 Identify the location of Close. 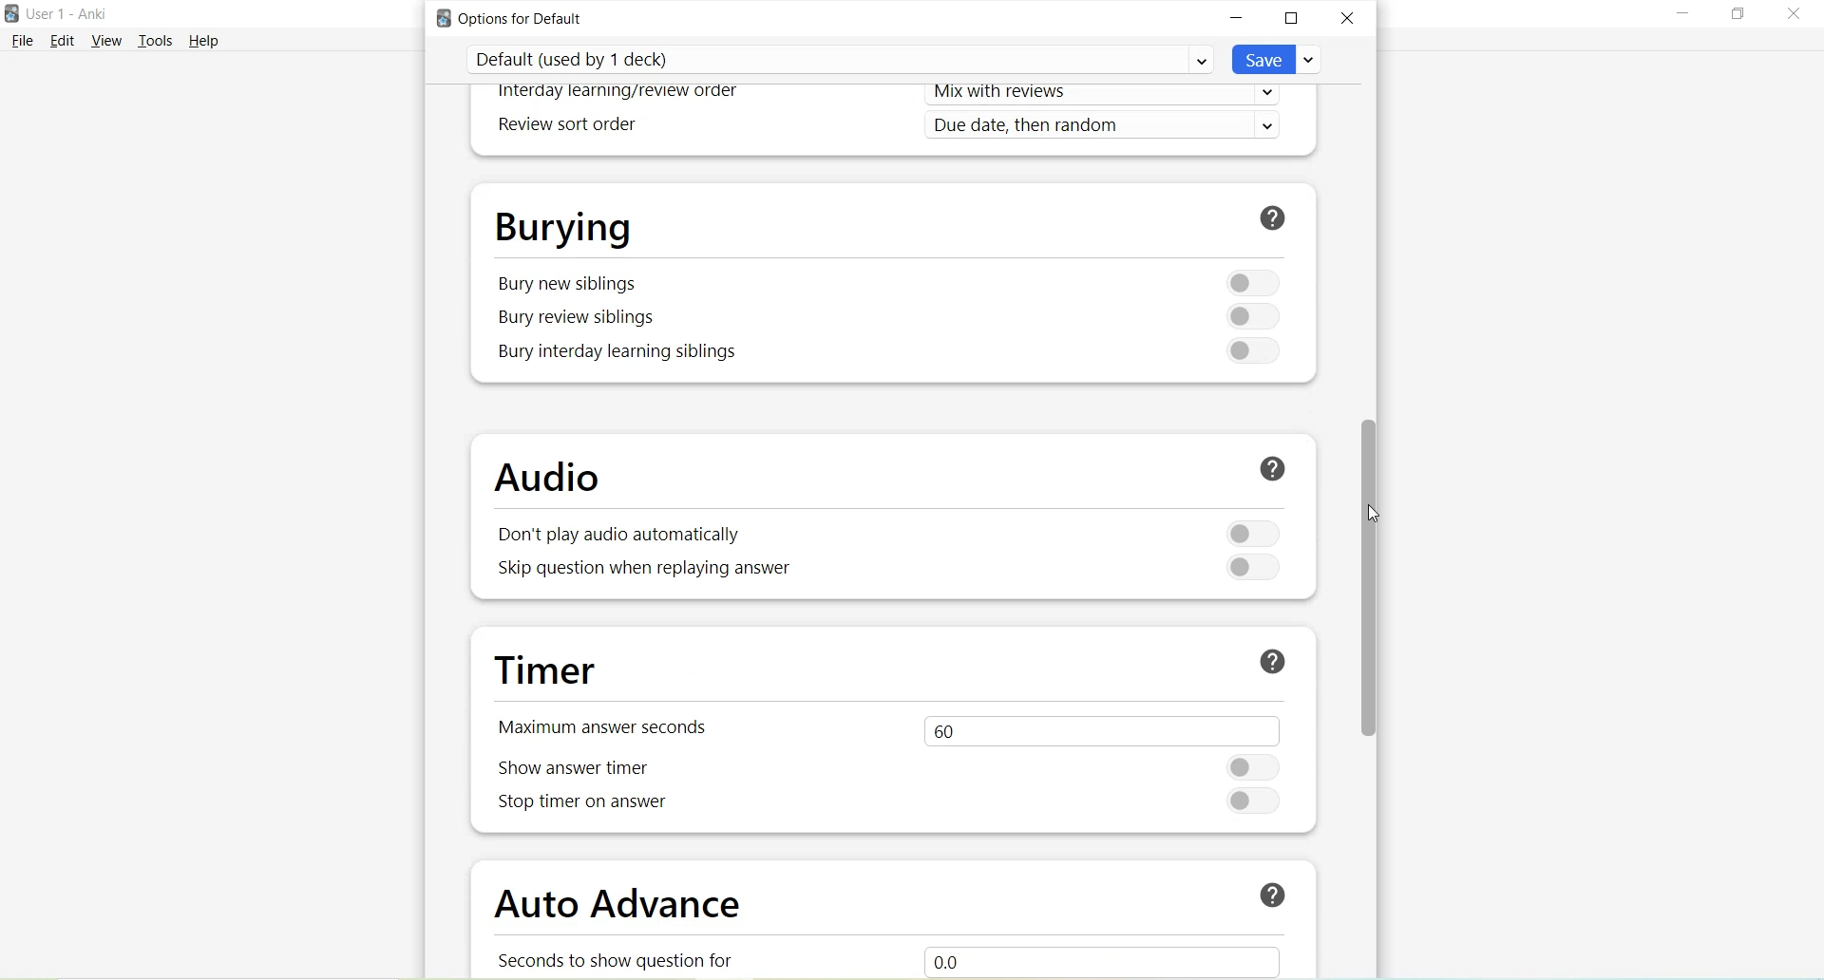
(1792, 17).